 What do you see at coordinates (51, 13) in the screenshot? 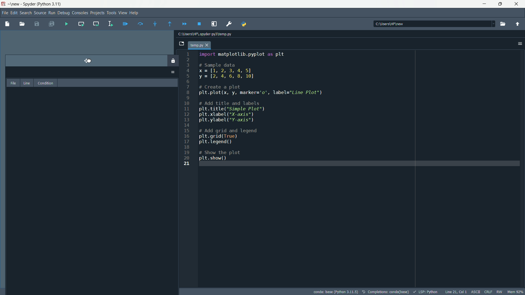
I see `run menu` at bounding box center [51, 13].